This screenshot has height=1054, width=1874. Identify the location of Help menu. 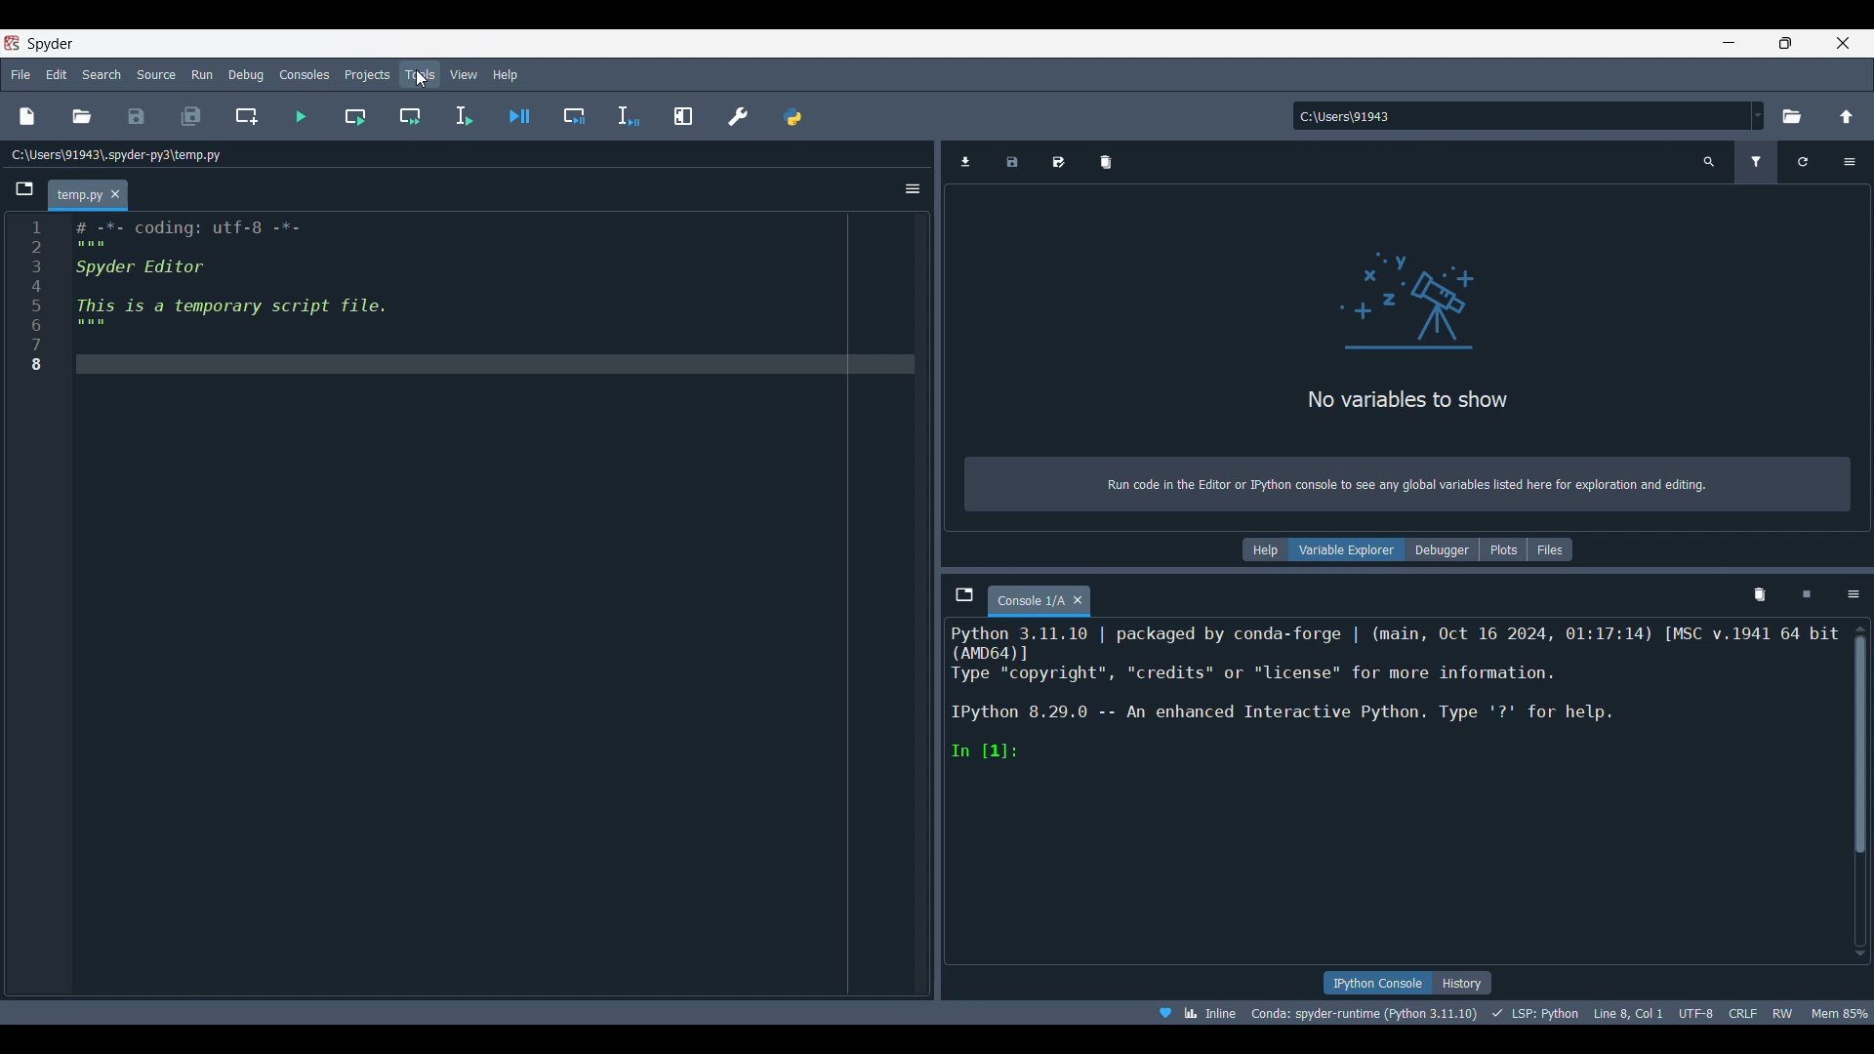
(506, 75).